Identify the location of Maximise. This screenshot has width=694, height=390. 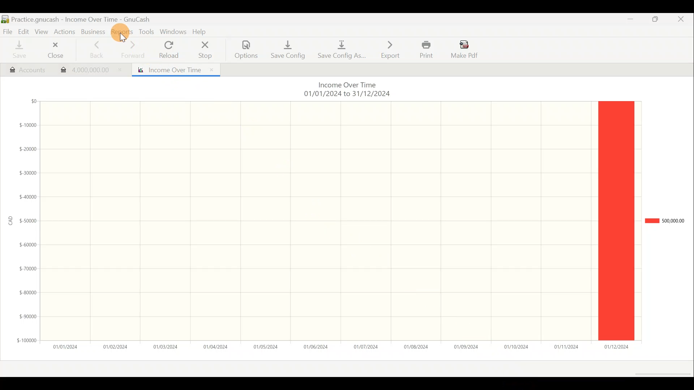
(657, 21).